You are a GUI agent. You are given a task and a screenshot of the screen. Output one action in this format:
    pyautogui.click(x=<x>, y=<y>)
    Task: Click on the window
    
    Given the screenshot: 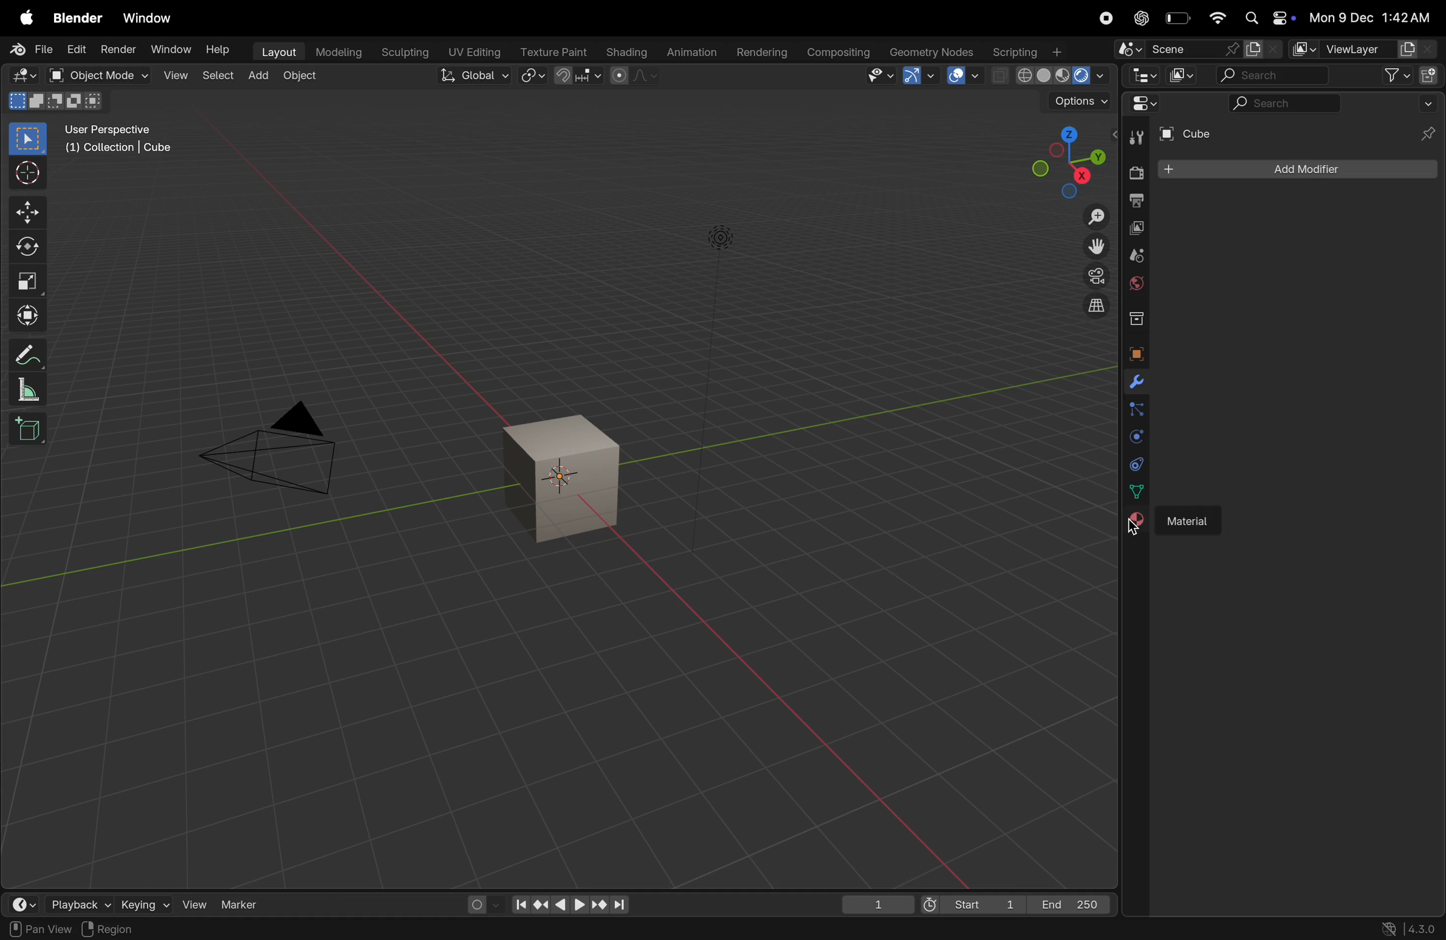 What is the action you would take?
    pyautogui.click(x=171, y=50)
    